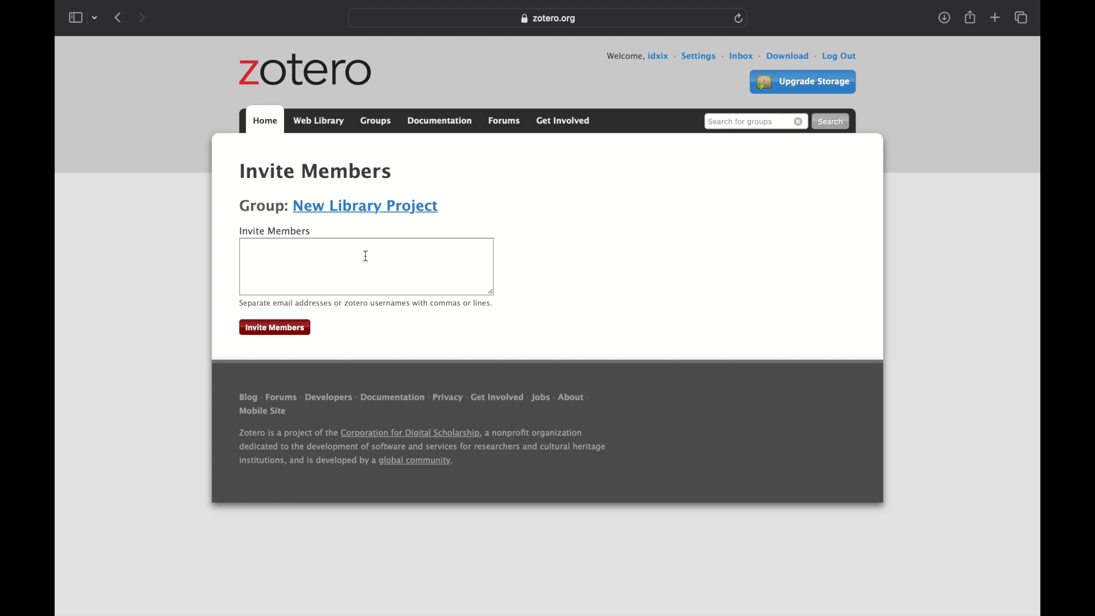  Describe the element at coordinates (263, 206) in the screenshot. I see `Group:` at that location.